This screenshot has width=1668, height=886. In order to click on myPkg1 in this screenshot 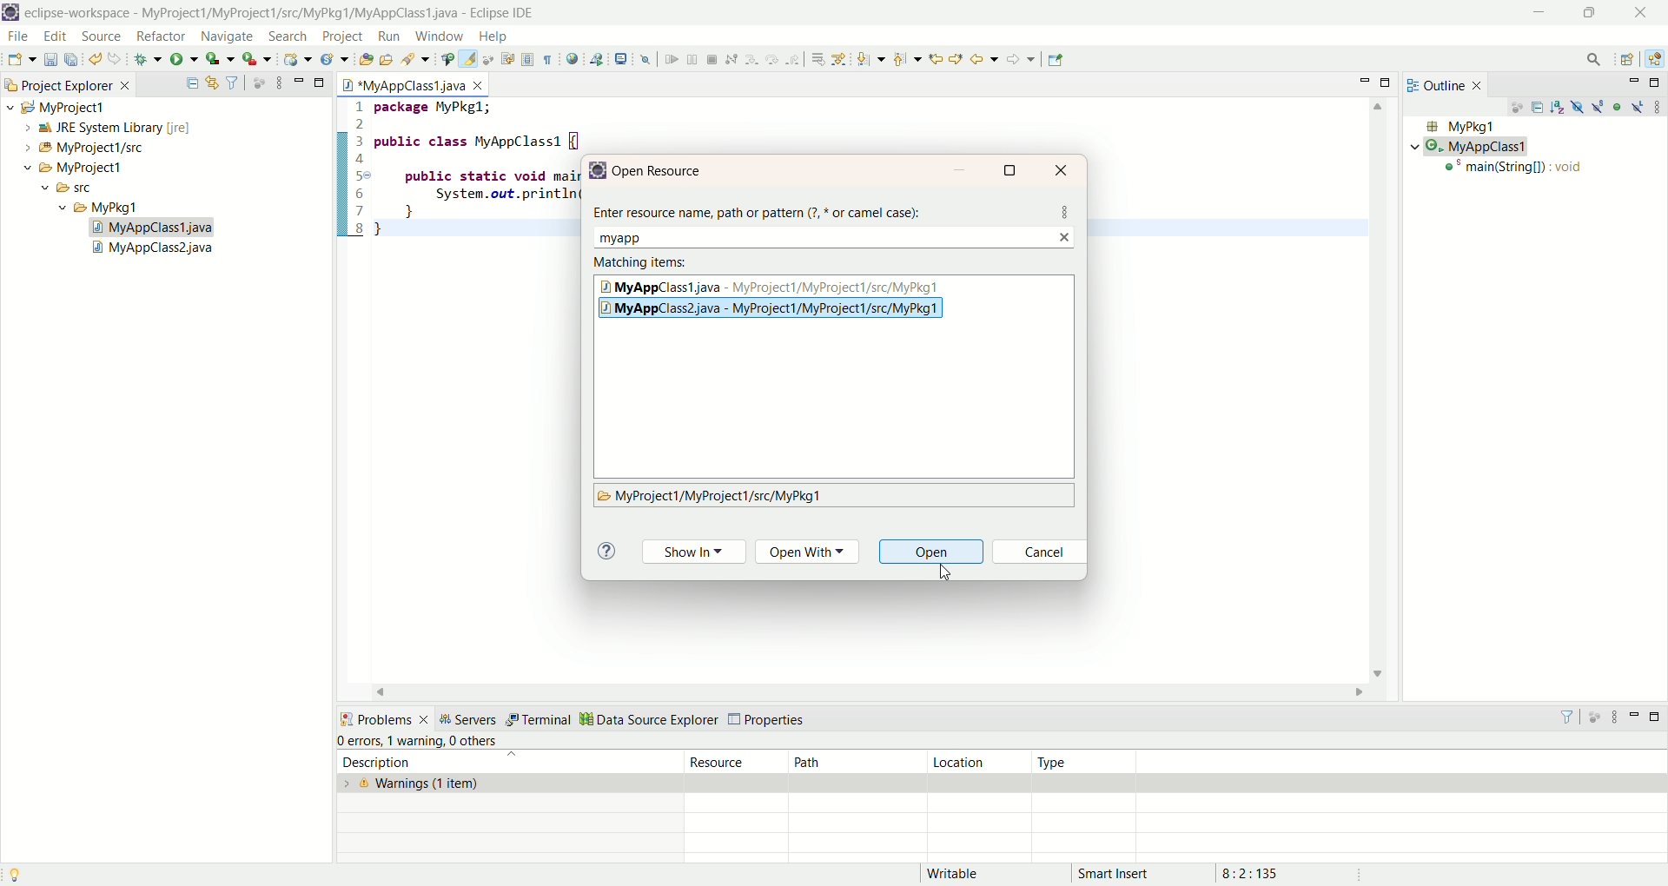, I will do `click(1459, 127)`.